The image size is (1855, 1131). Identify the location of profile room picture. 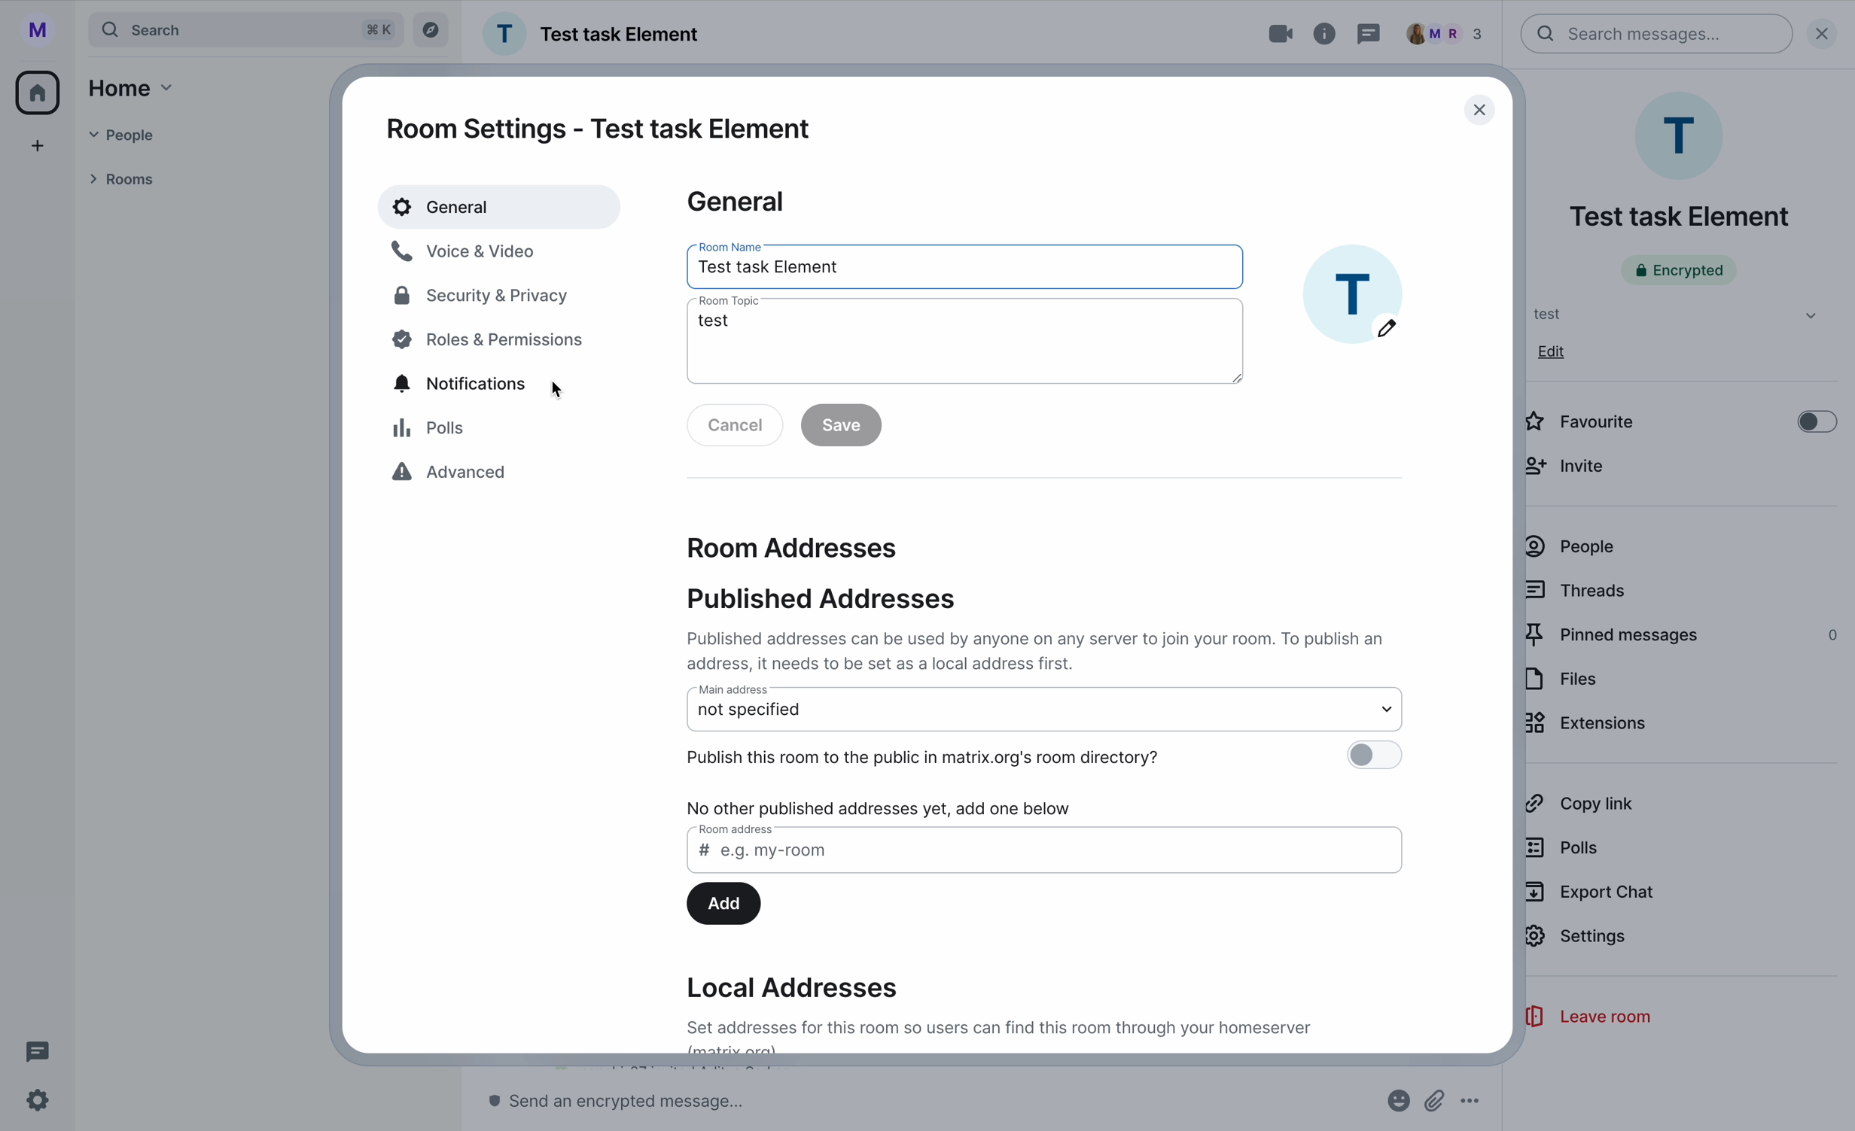
(1683, 135).